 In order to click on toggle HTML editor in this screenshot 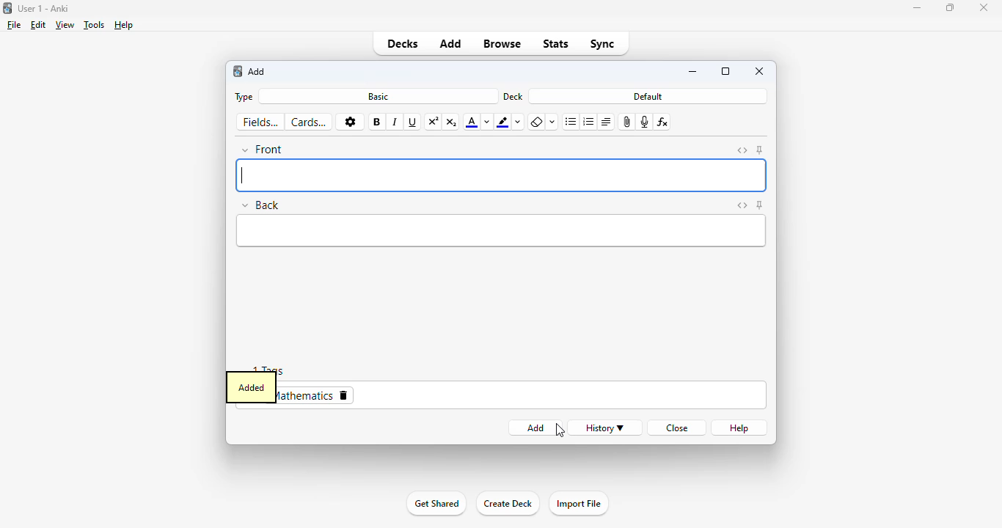, I will do `click(741, 205)`.